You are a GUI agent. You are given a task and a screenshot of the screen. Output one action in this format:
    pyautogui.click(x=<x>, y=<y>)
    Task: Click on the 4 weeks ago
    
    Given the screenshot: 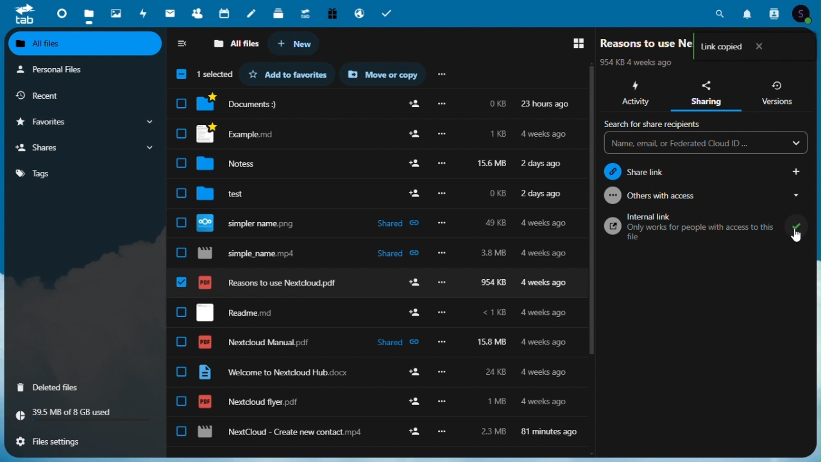 What is the action you would take?
    pyautogui.click(x=546, y=224)
    